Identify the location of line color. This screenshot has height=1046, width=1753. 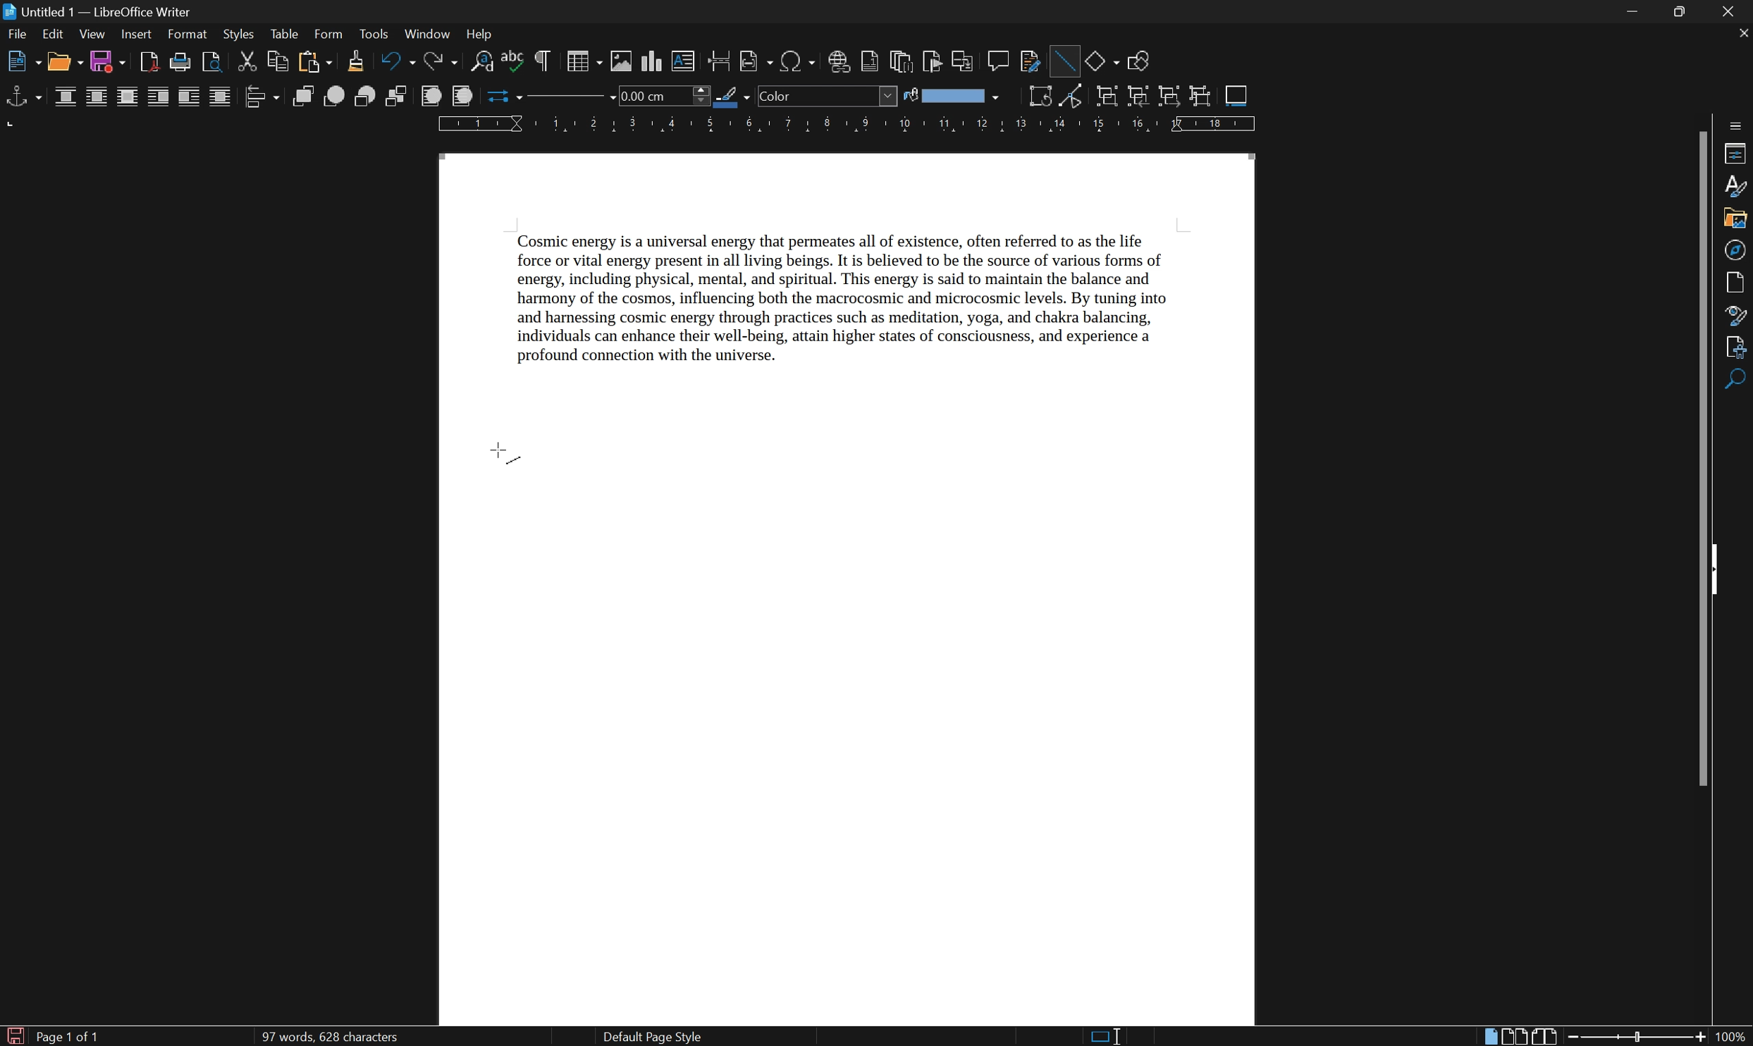
(733, 97).